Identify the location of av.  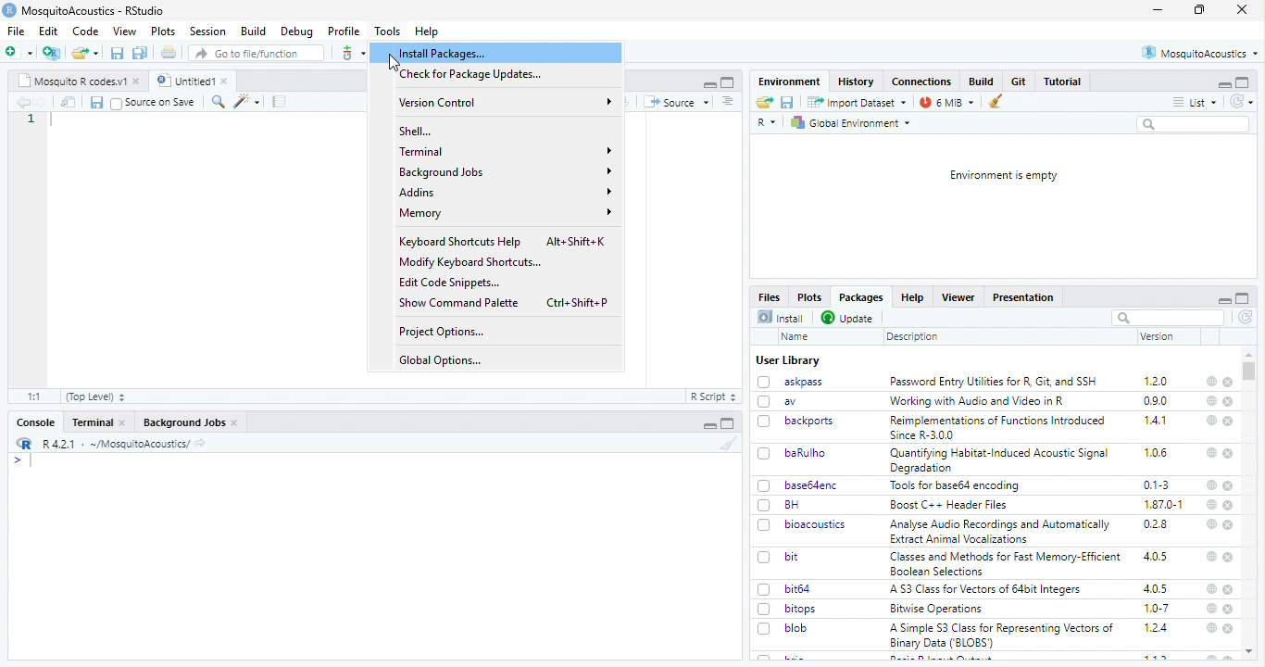
(791, 401).